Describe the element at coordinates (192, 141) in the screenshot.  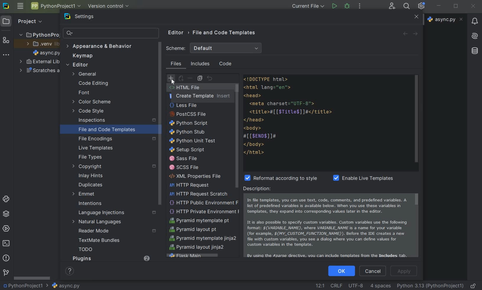
I see `python unit test` at that location.